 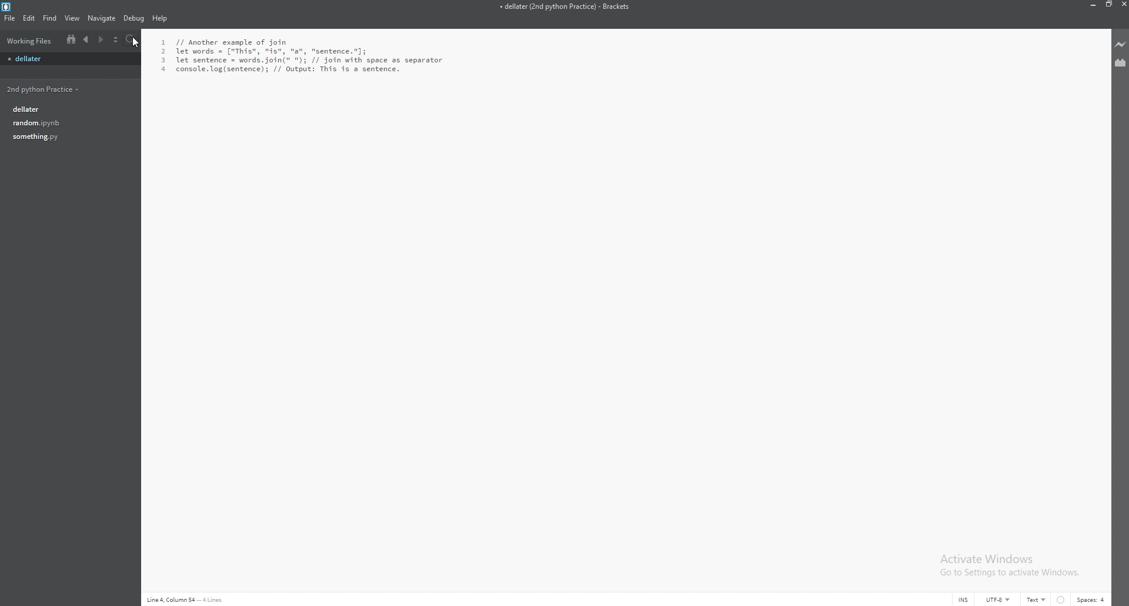 What do you see at coordinates (71, 40) in the screenshot?
I see `split view` at bounding box center [71, 40].